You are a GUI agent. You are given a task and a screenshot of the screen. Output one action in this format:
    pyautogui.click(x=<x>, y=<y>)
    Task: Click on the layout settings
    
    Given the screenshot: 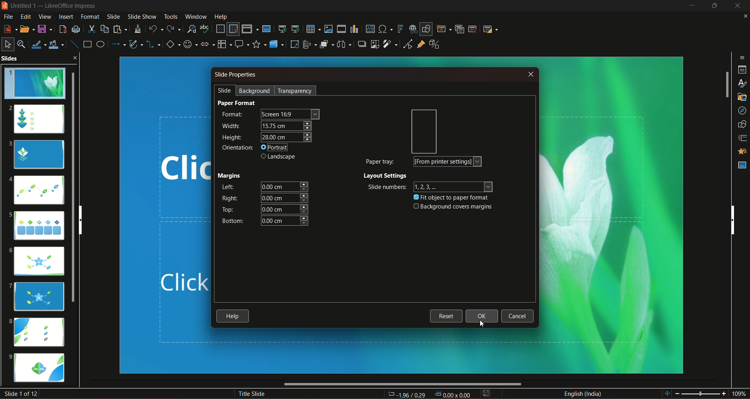 What is the action you would take?
    pyautogui.click(x=386, y=176)
    